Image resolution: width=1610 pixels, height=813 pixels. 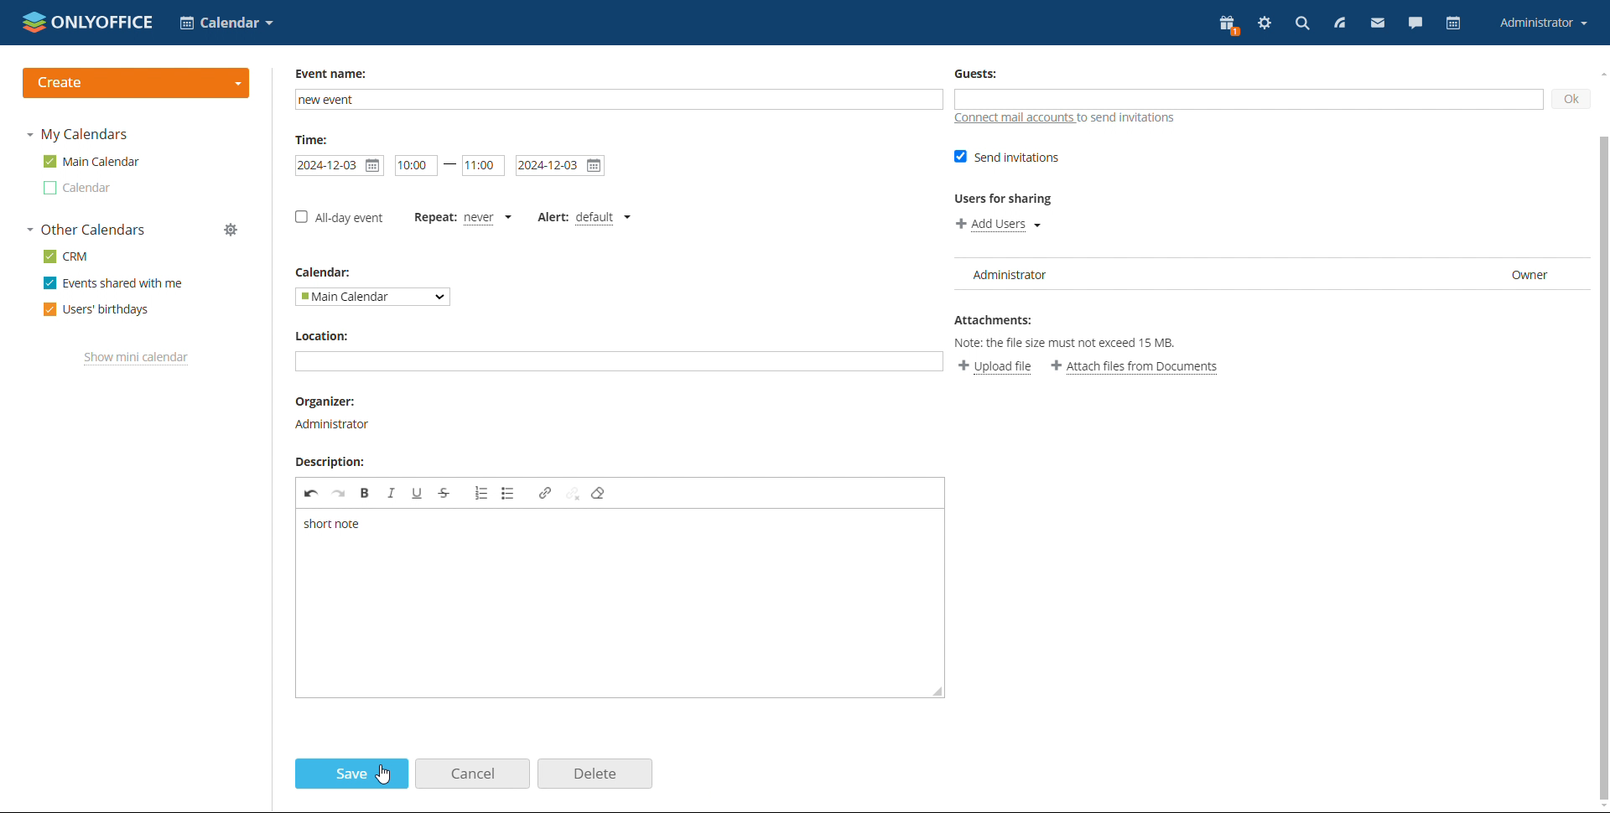 What do you see at coordinates (1077, 343) in the screenshot?
I see `Note: the file size must not exceed 15 MB.` at bounding box center [1077, 343].